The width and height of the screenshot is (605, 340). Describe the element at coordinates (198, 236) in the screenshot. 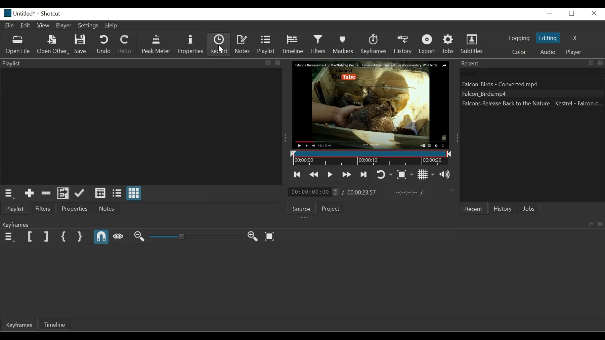

I see `Adjust Zoom Keyframe` at that location.